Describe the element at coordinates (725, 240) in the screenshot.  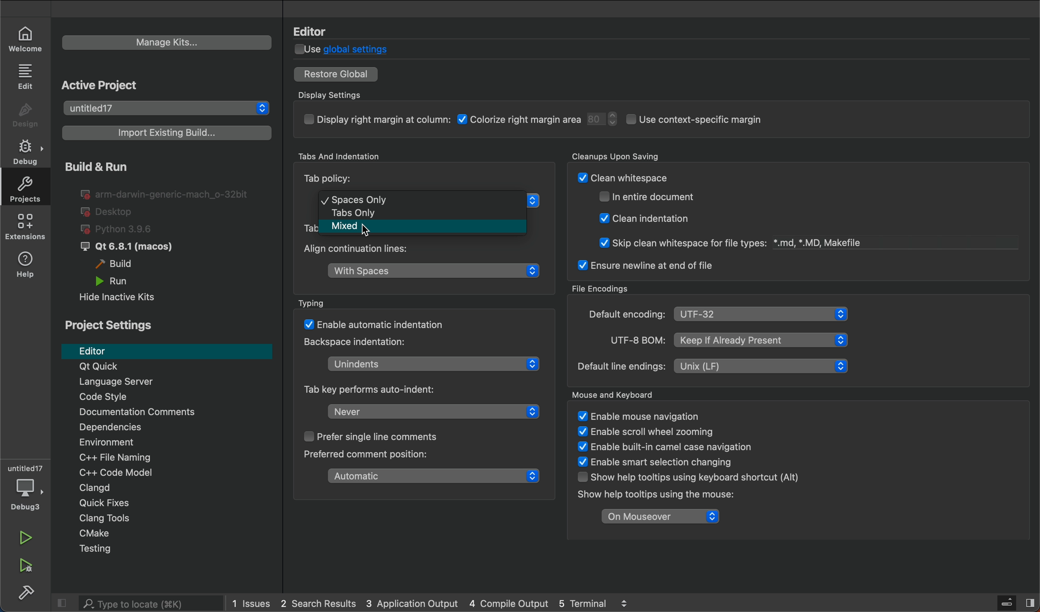
I see `Skip clean whitespace for file types: *.md, *.MD, Makefile` at that location.